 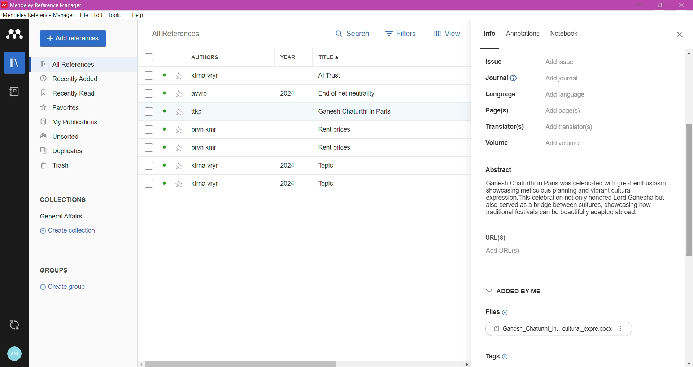 What do you see at coordinates (489, 35) in the screenshot?
I see `Info` at bounding box center [489, 35].